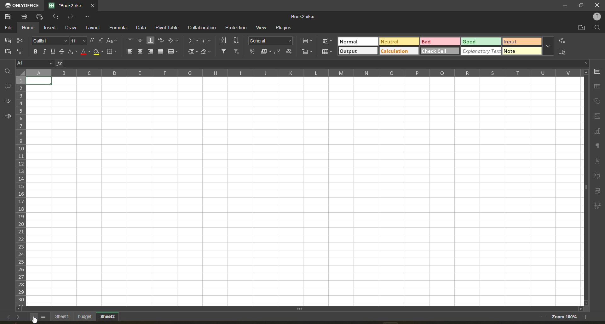 Image resolution: width=605 pixels, height=324 pixels. I want to click on pivot table, so click(168, 28).